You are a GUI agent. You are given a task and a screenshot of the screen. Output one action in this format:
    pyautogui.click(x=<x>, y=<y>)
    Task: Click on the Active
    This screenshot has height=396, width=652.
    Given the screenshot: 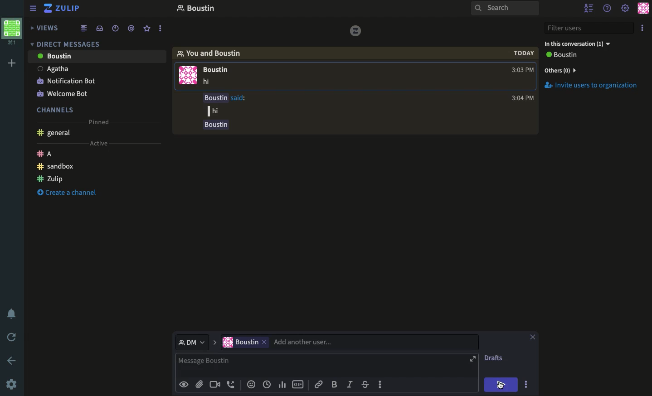 What is the action you would take?
    pyautogui.click(x=102, y=143)
    